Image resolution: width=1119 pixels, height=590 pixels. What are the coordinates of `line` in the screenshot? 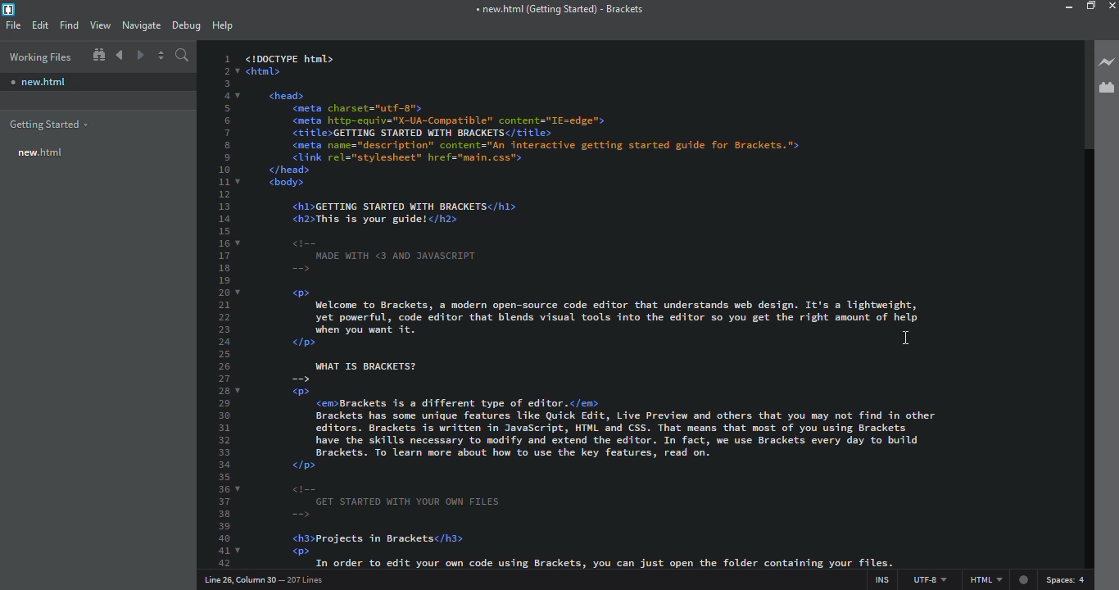 It's located at (268, 579).